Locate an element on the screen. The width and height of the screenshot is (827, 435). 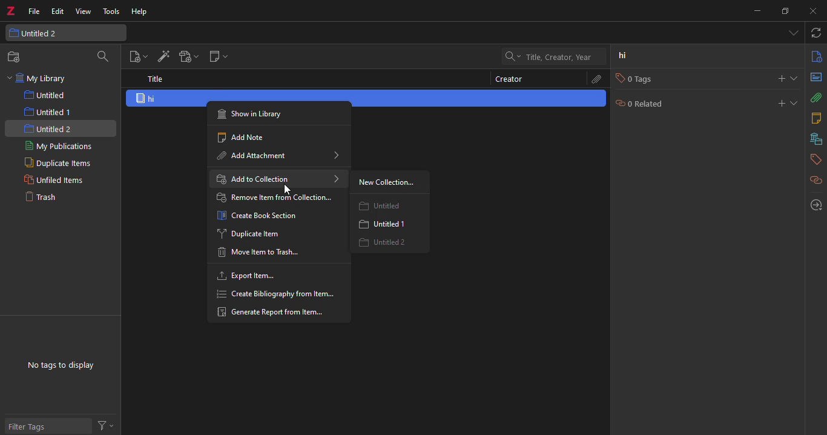
untitled 2 is located at coordinates (38, 33).